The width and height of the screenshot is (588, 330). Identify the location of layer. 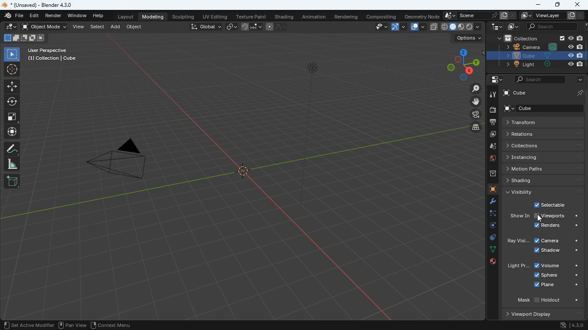
(433, 27).